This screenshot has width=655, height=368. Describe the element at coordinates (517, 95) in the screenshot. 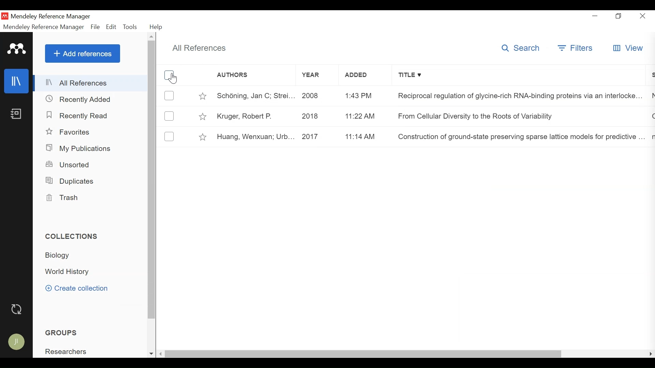

I see `Journal title` at that location.